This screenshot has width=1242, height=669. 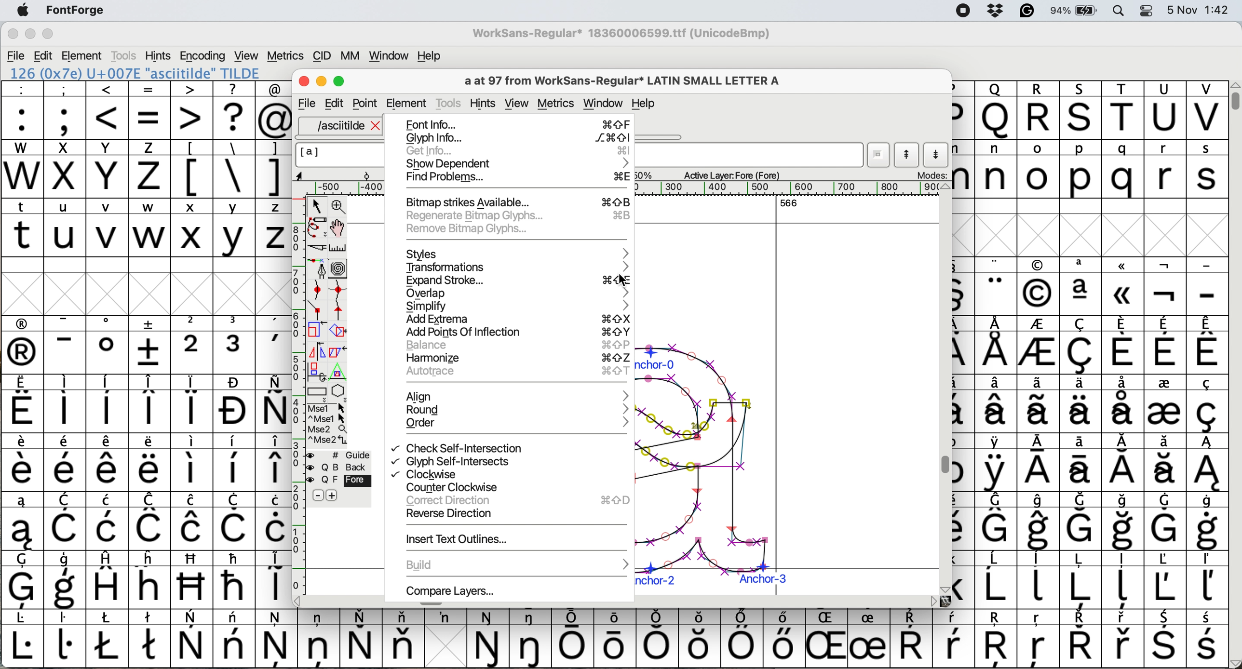 What do you see at coordinates (507, 281) in the screenshot?
I see `expand stroke` at bounding box center [507, 281].